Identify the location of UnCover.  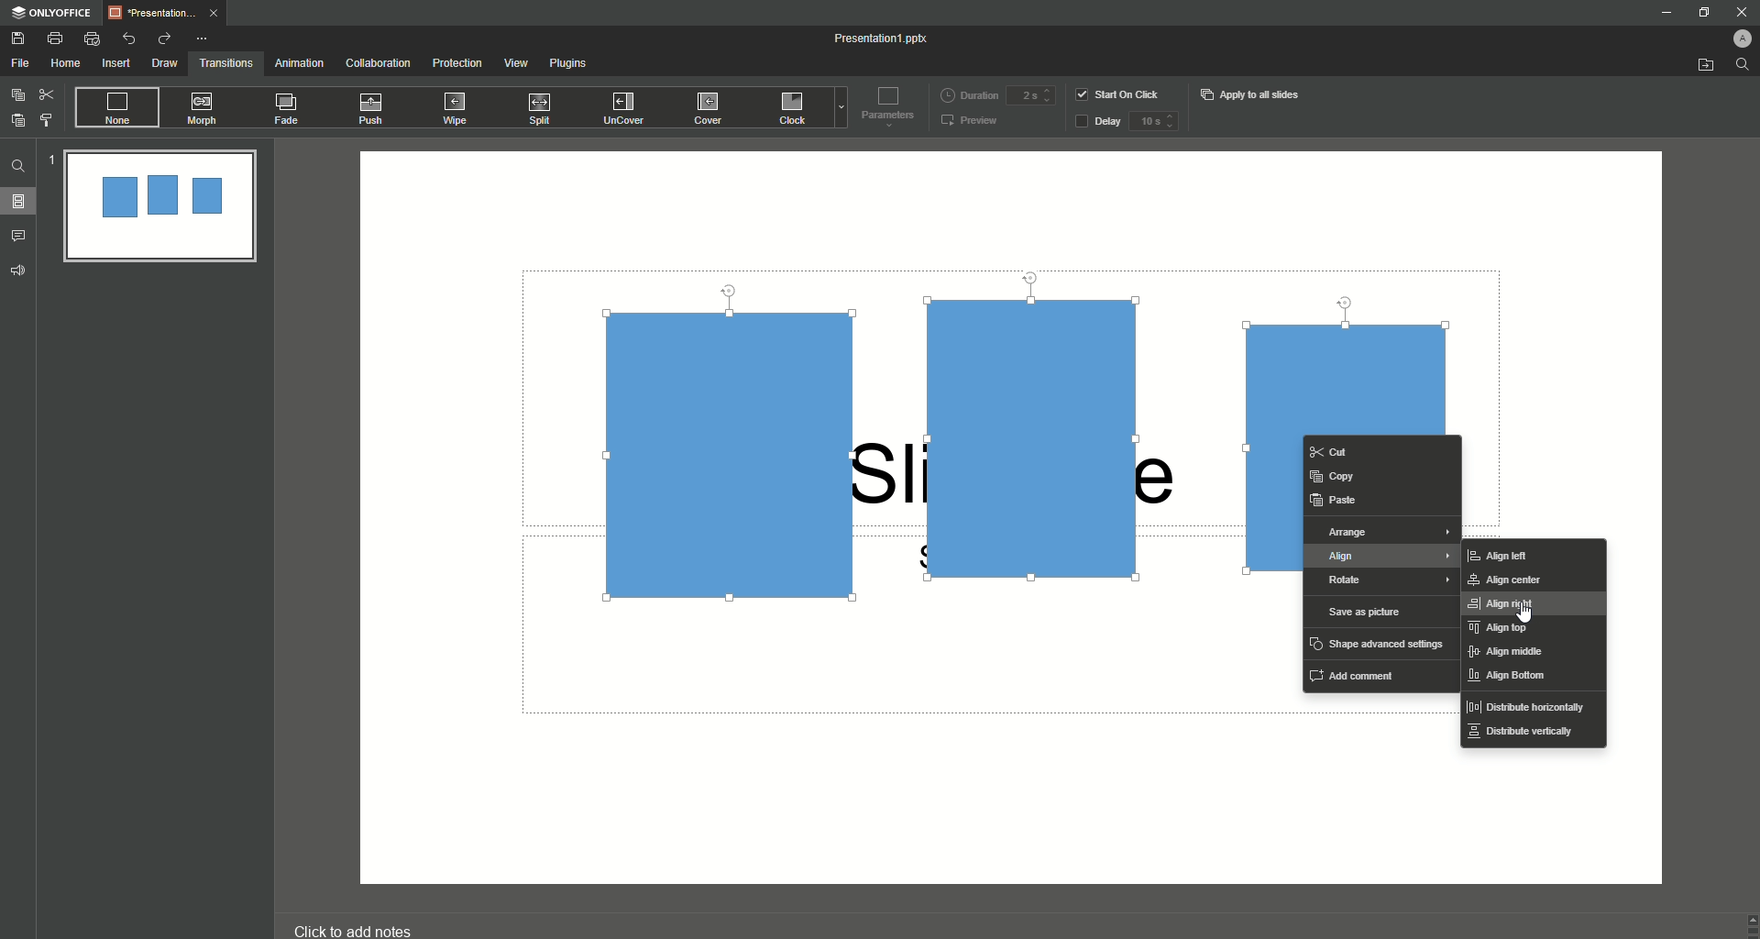
(630, 109).